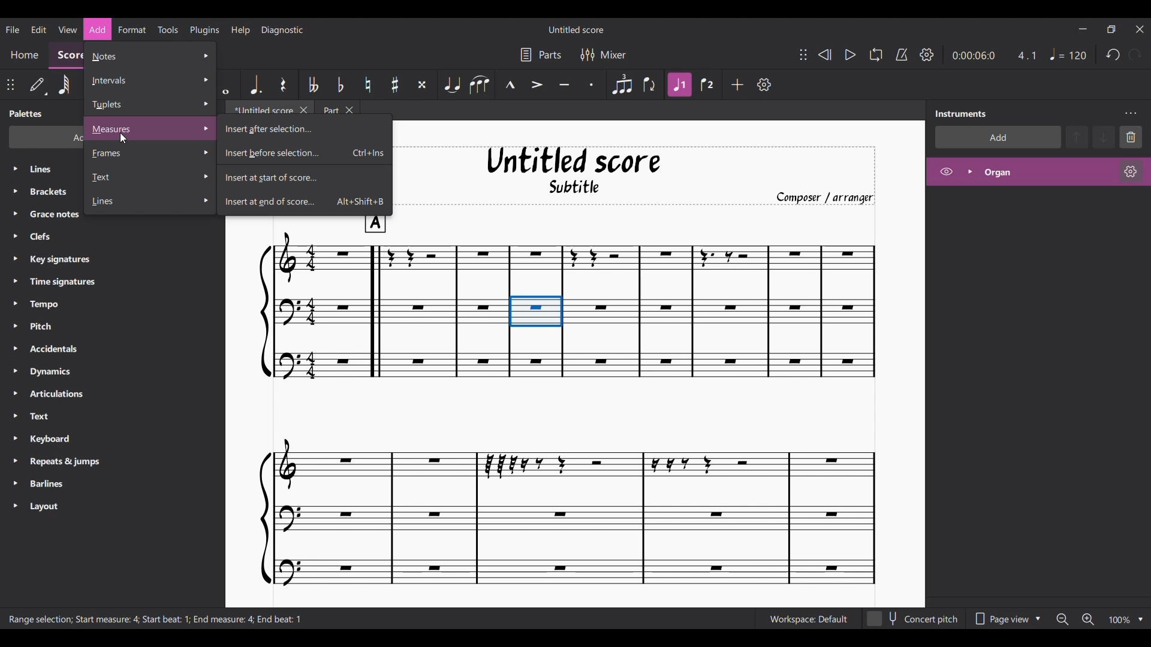 This screenshot has height=647, width=1151. What do you see at coordinates (803, 55) in the screenshot?
I see `Change position of toolbar` at bounding box center [803, 55].